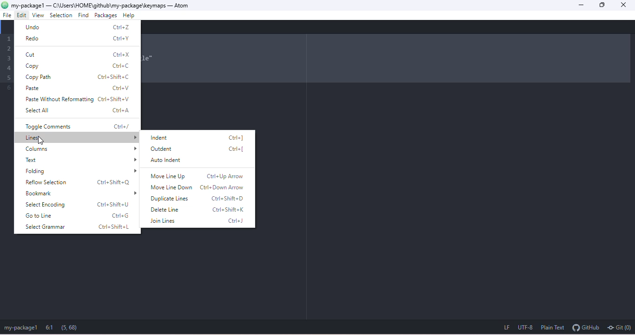 This screenshot has height=335, width=635. I want to click on paste, so click(79, 87).